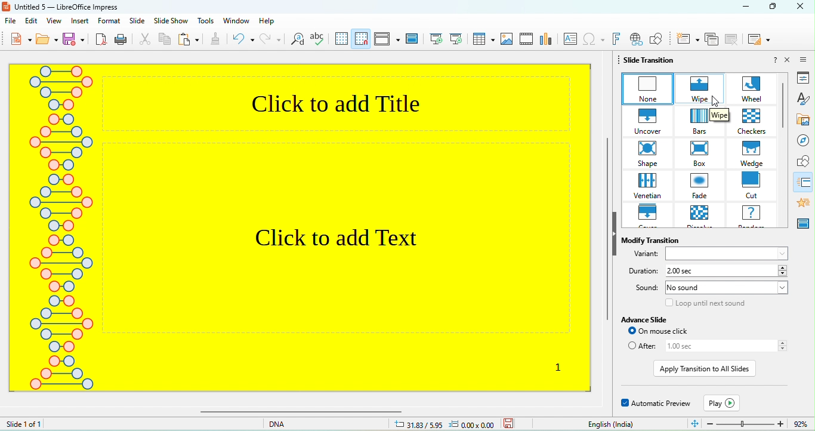 The height and width of the screenshot is (431, 815). I want to click on display view, so click(387, 39).